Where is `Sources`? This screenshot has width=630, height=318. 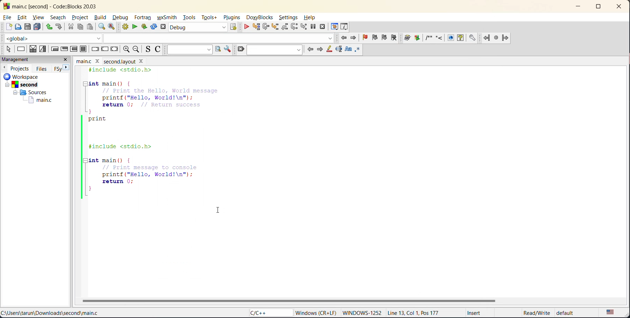
Sources is located at coordinates (28, 92).